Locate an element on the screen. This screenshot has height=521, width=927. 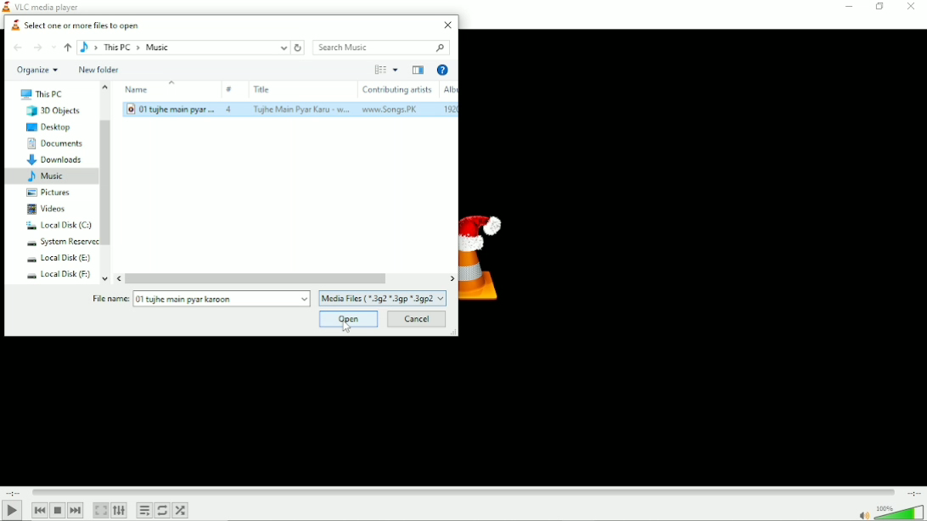
Album is located at coordinates (449, 90).